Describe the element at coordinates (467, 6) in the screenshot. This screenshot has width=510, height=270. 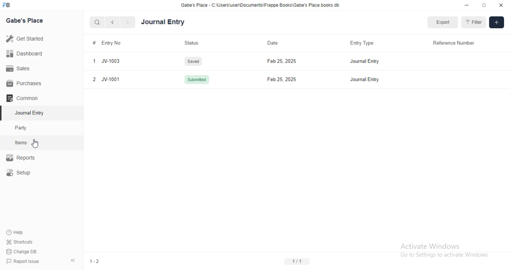
I see `minimize` at that location.